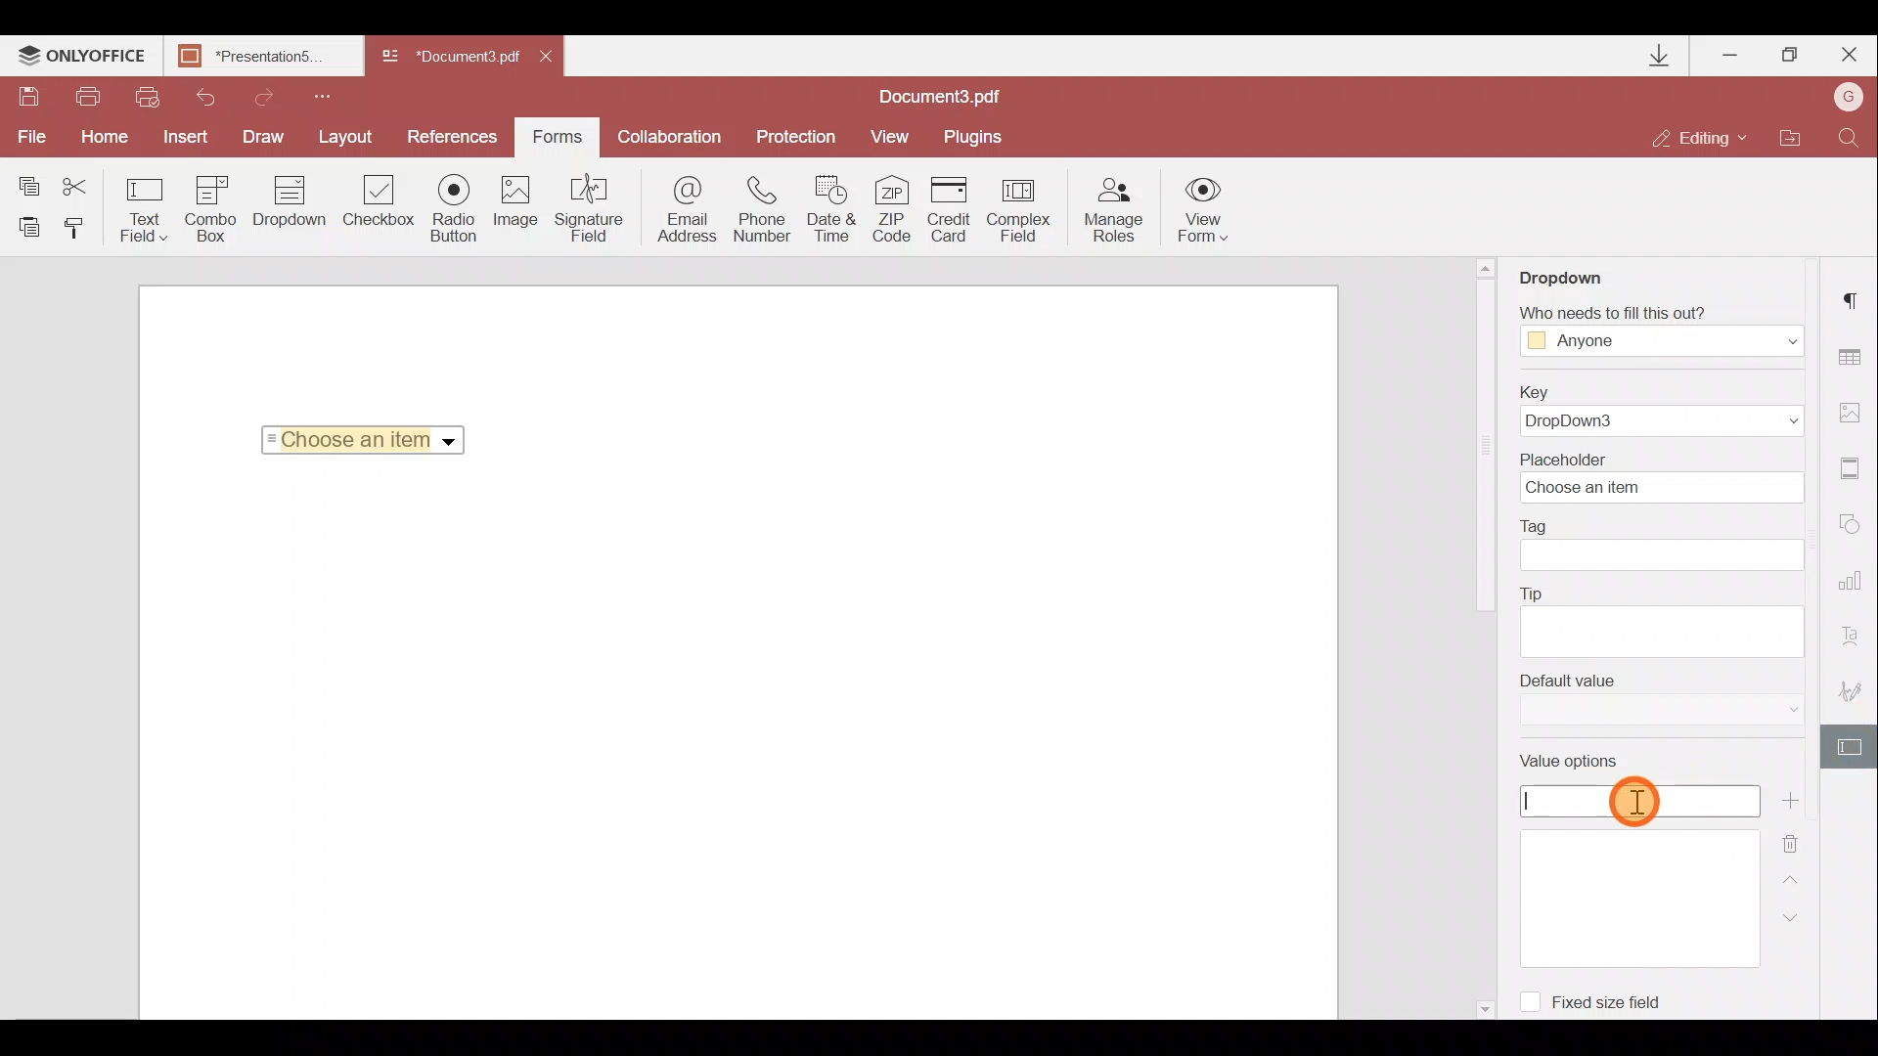 This screenshot has width=1878, height=1056. Describe the element at coordinates (1635, 804) in the screenshot. I see `Pointer` at that location.